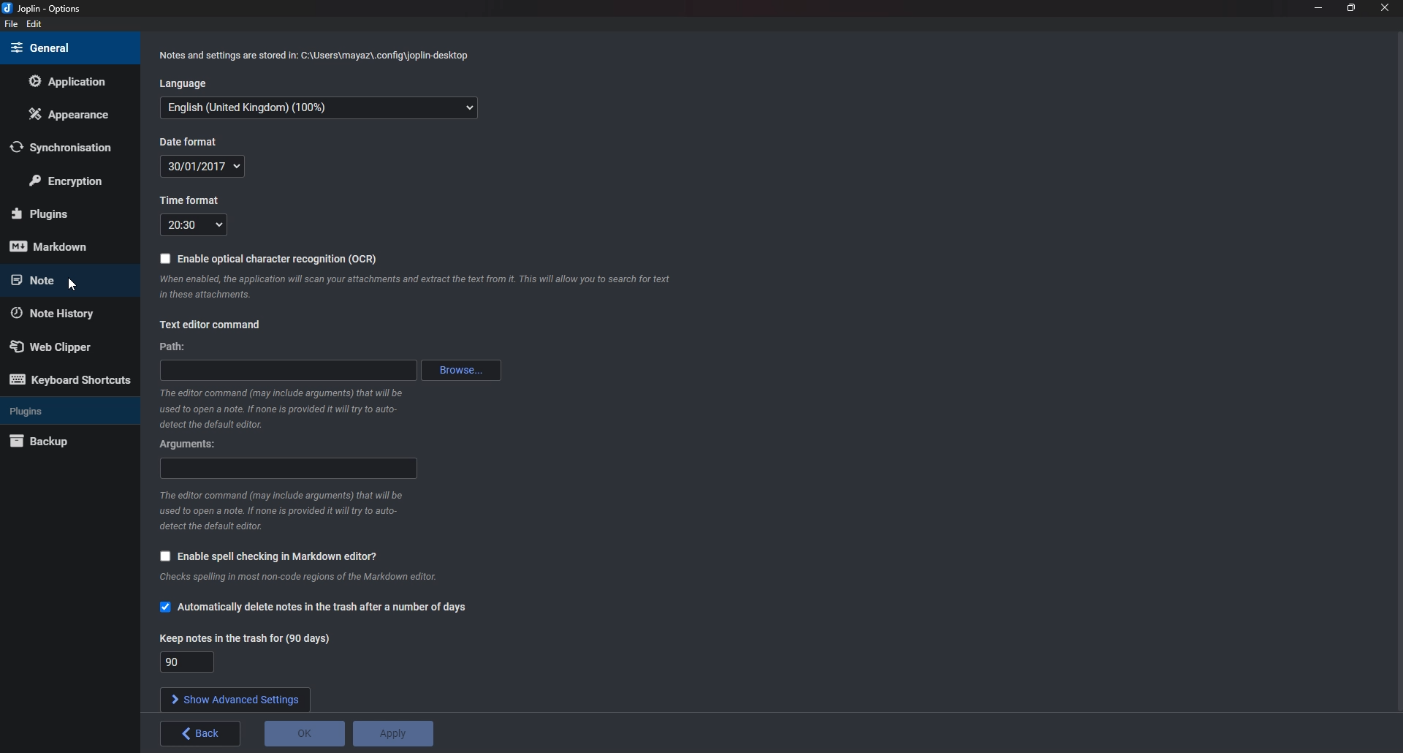 This screenshot has height=753, width=1403. Describe the element at coordinates (316, 576) in the screenshot. I see `info` at that location.